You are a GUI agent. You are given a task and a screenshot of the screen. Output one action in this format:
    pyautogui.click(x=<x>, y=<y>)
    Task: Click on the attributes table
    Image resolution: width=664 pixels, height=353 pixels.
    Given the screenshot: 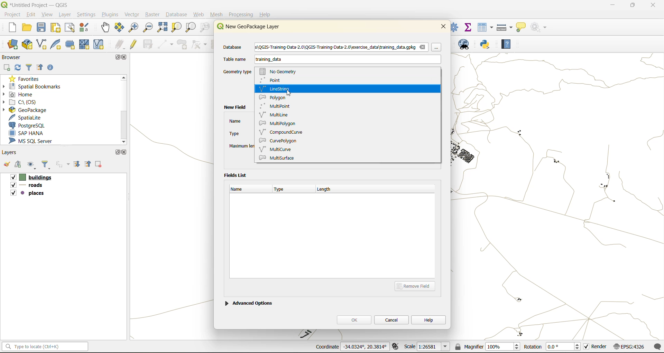 What is the action you would take?
    pyautogui.click(x=486, y=27)
    